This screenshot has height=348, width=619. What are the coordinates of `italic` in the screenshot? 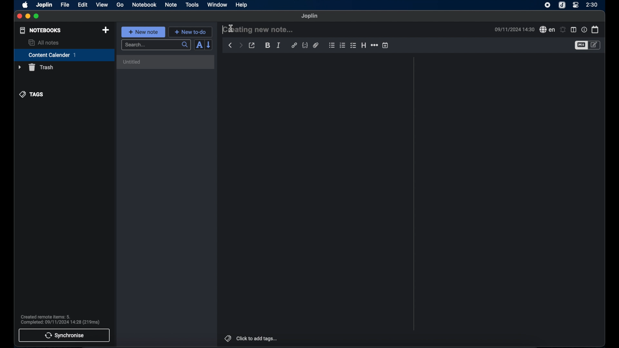 It's located at (279, 45).